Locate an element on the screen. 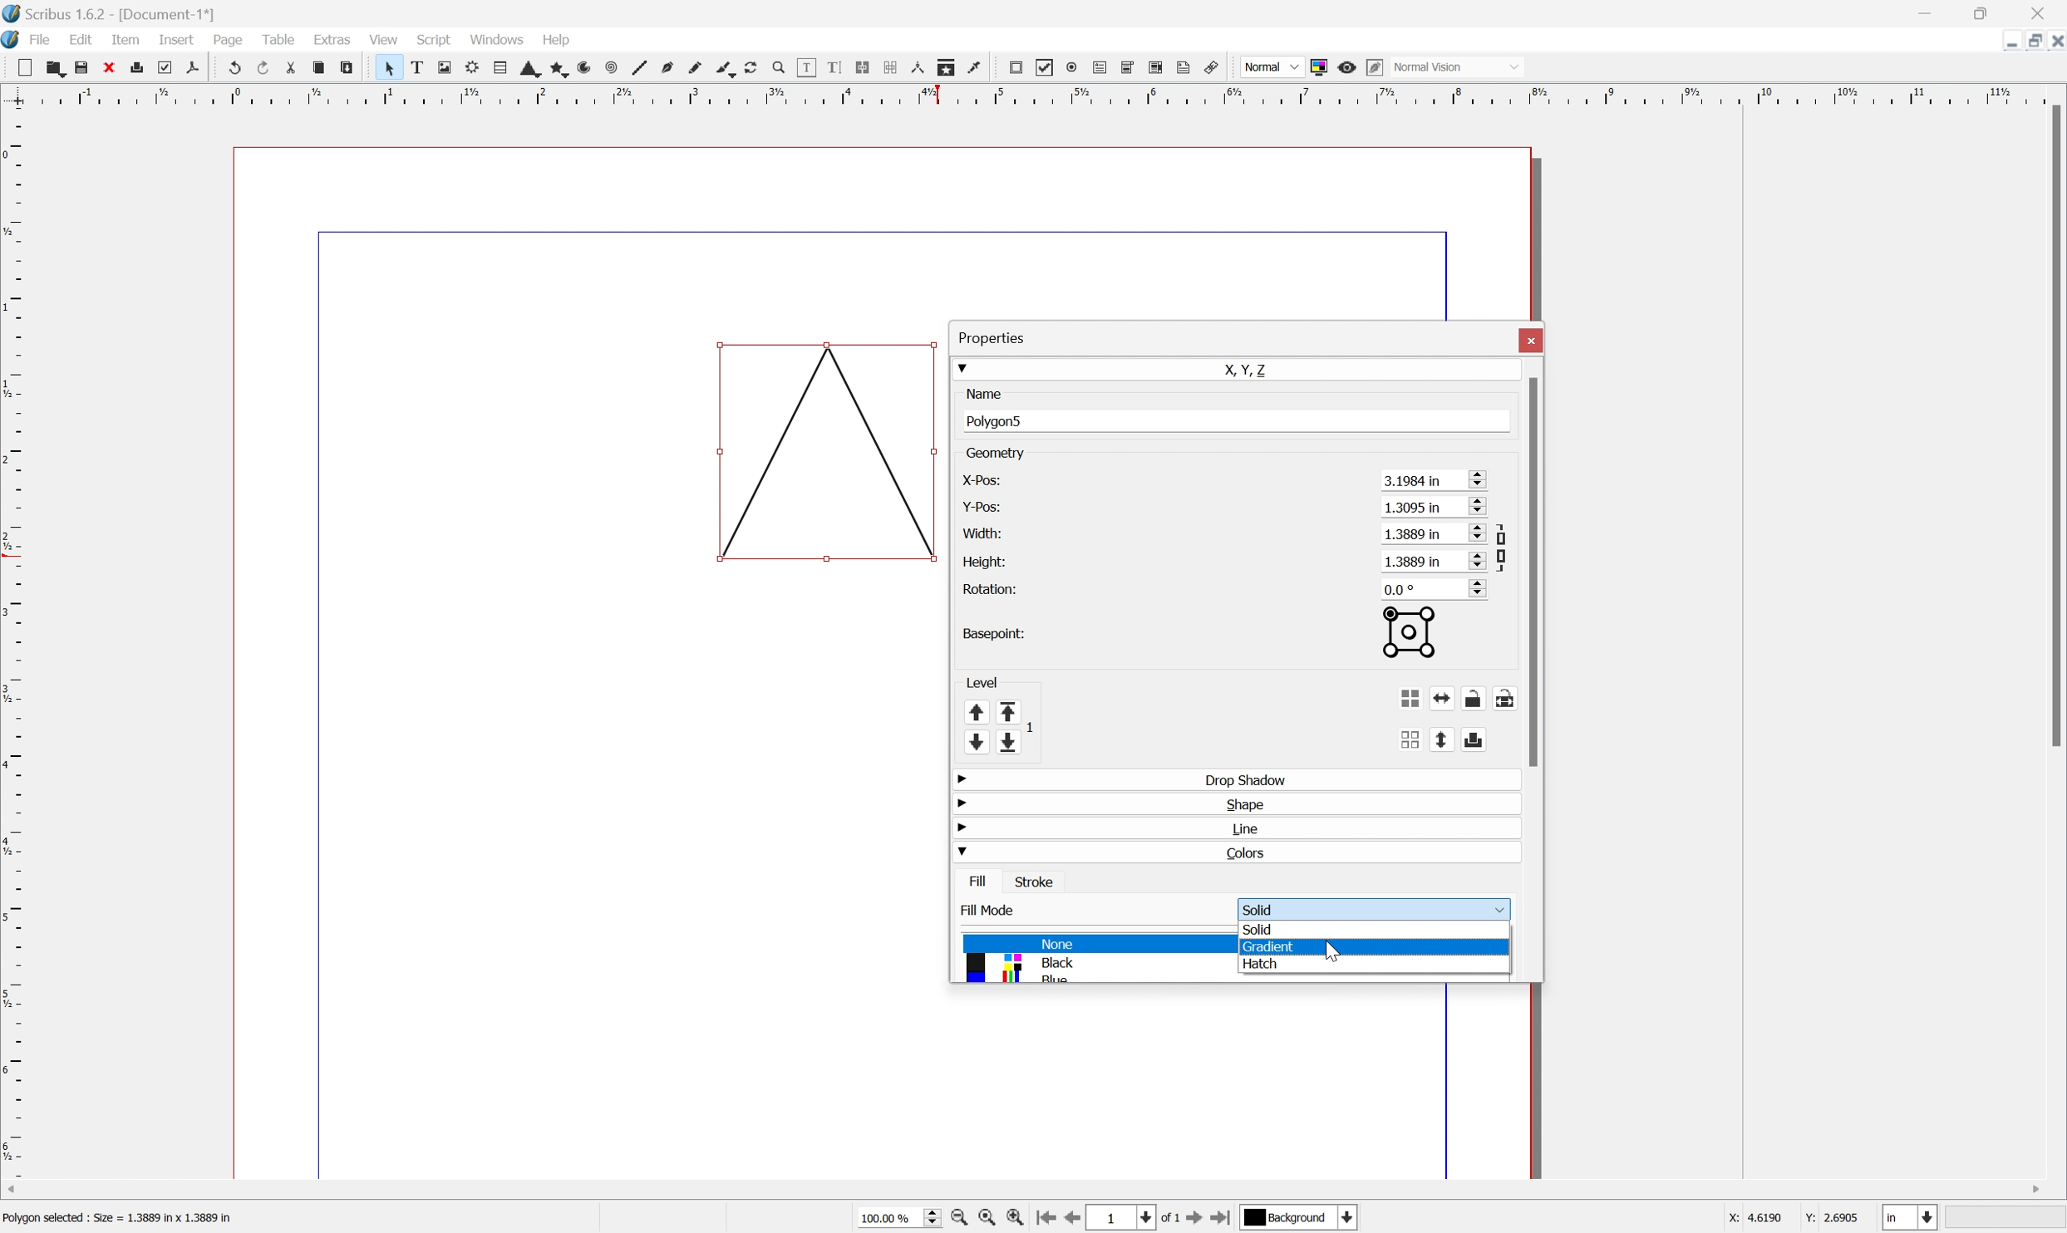 The image size is (2067, 1233). PDF list box is located at coordinates (1156, 68).